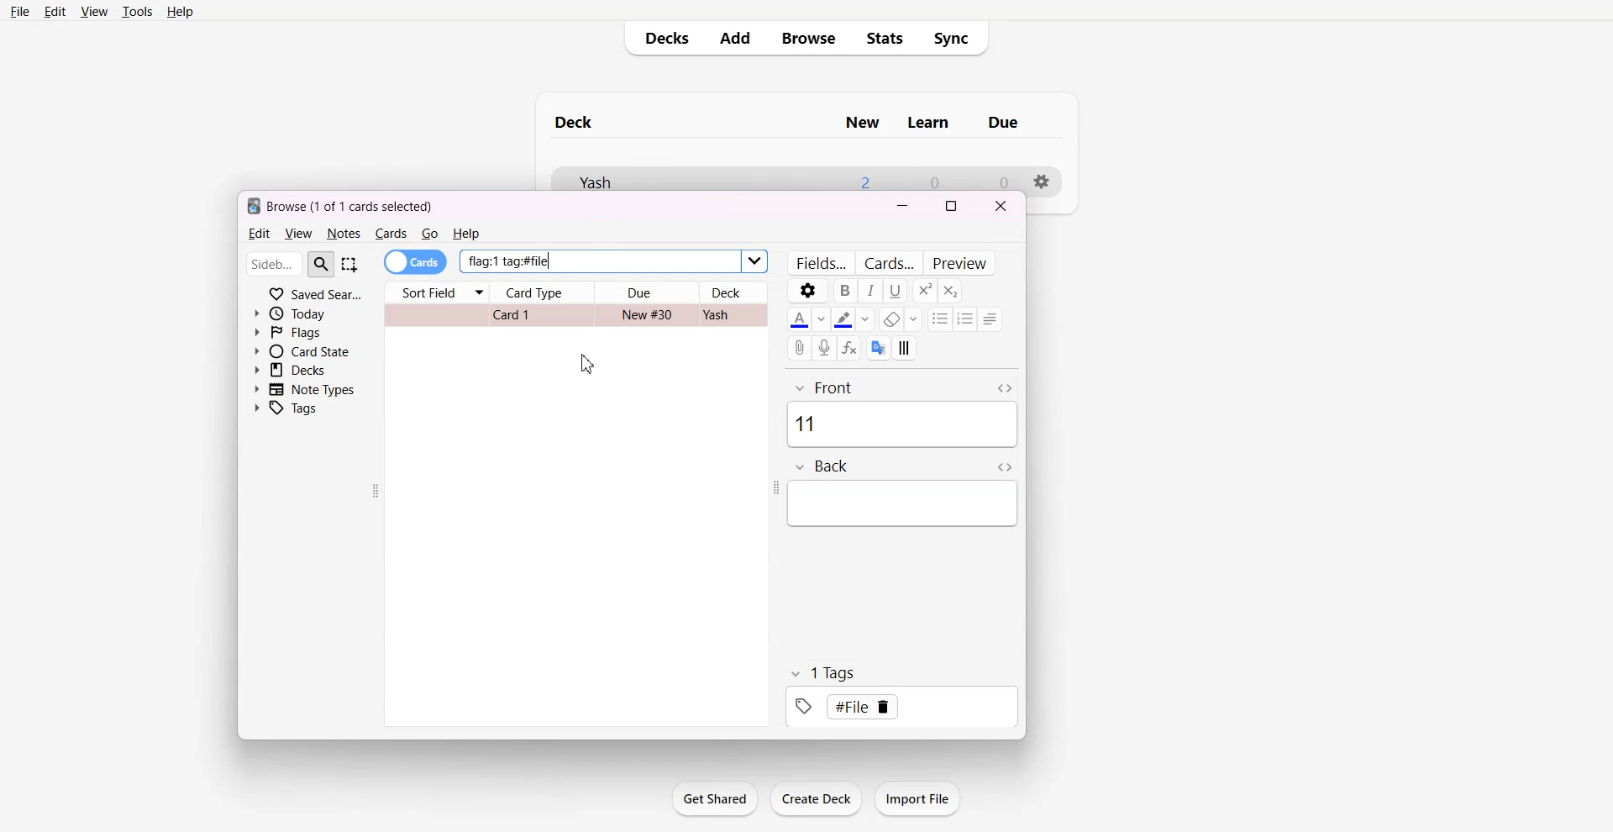 Image resolution: width=1613 pixels, height=832 pixels. I want to click on Cards, so click(391, 234).